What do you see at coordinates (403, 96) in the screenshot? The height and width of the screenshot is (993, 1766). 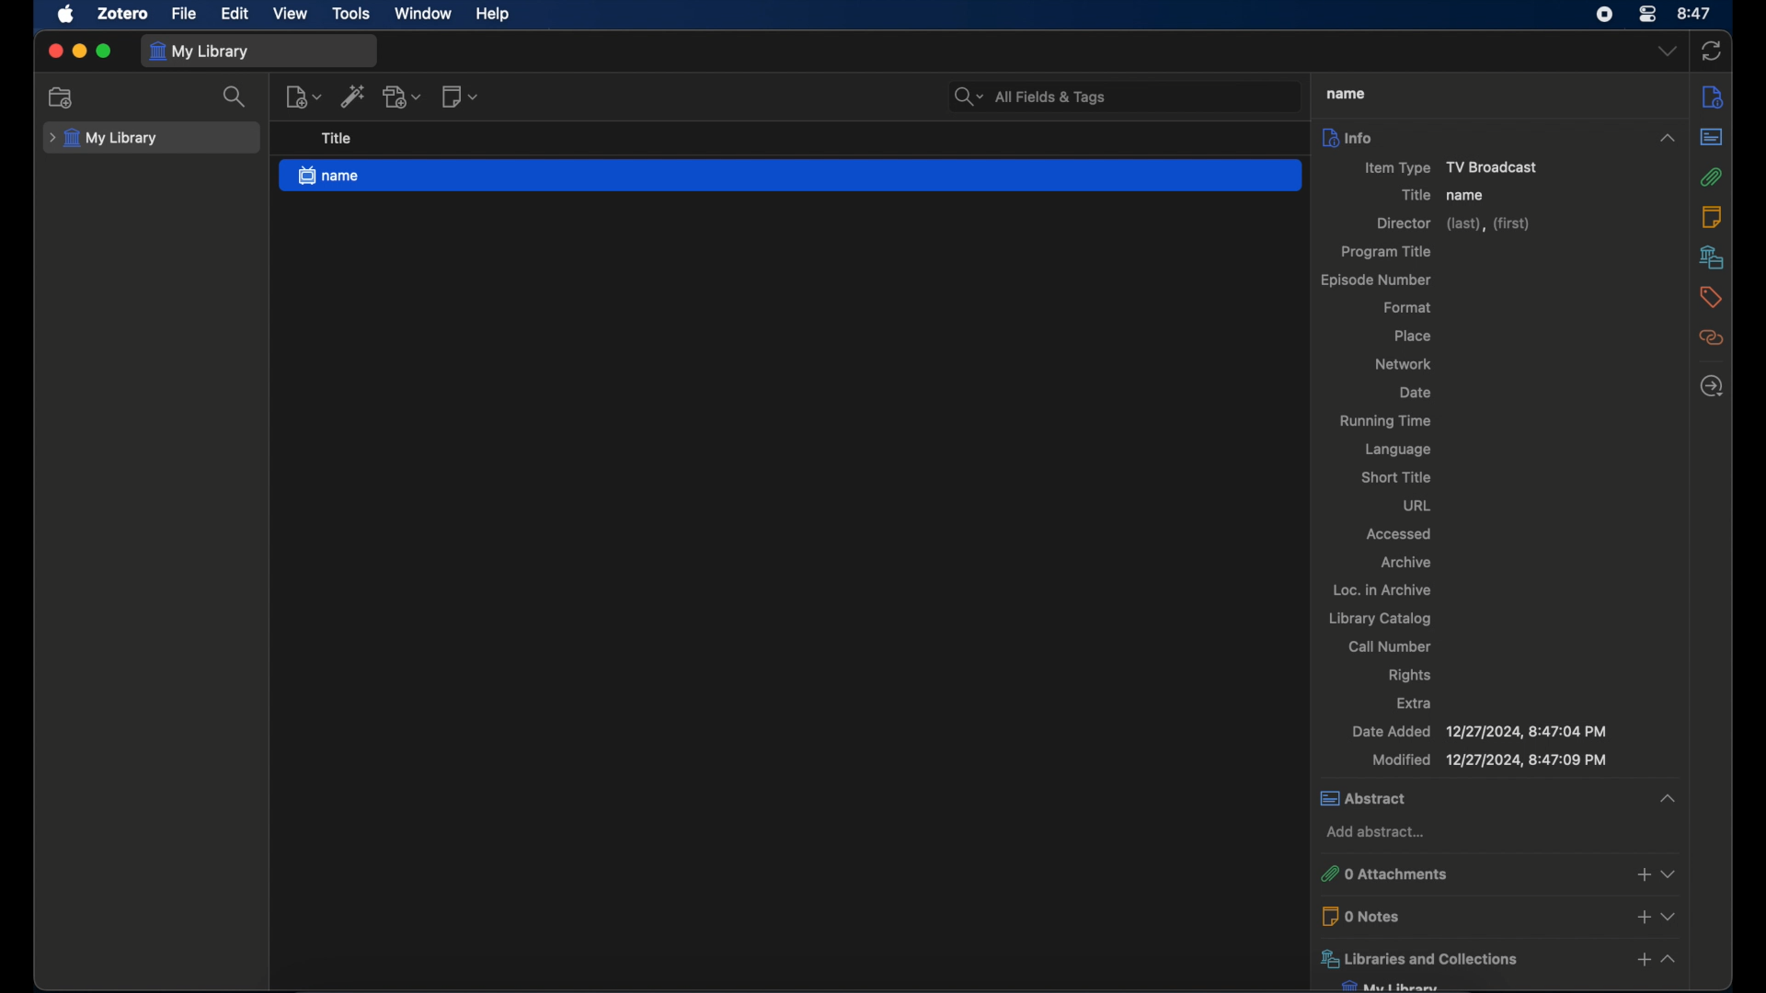 I see `add attachment` at bounding box center [403, 96].